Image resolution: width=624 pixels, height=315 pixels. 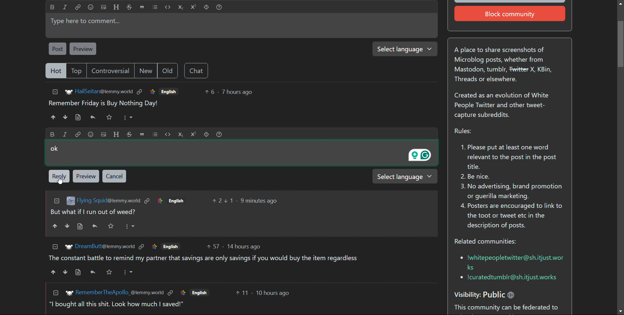 What do you see at coordinates (181, 133) in the screenshot?
I see `subscript` at bounding box center [181, 133].